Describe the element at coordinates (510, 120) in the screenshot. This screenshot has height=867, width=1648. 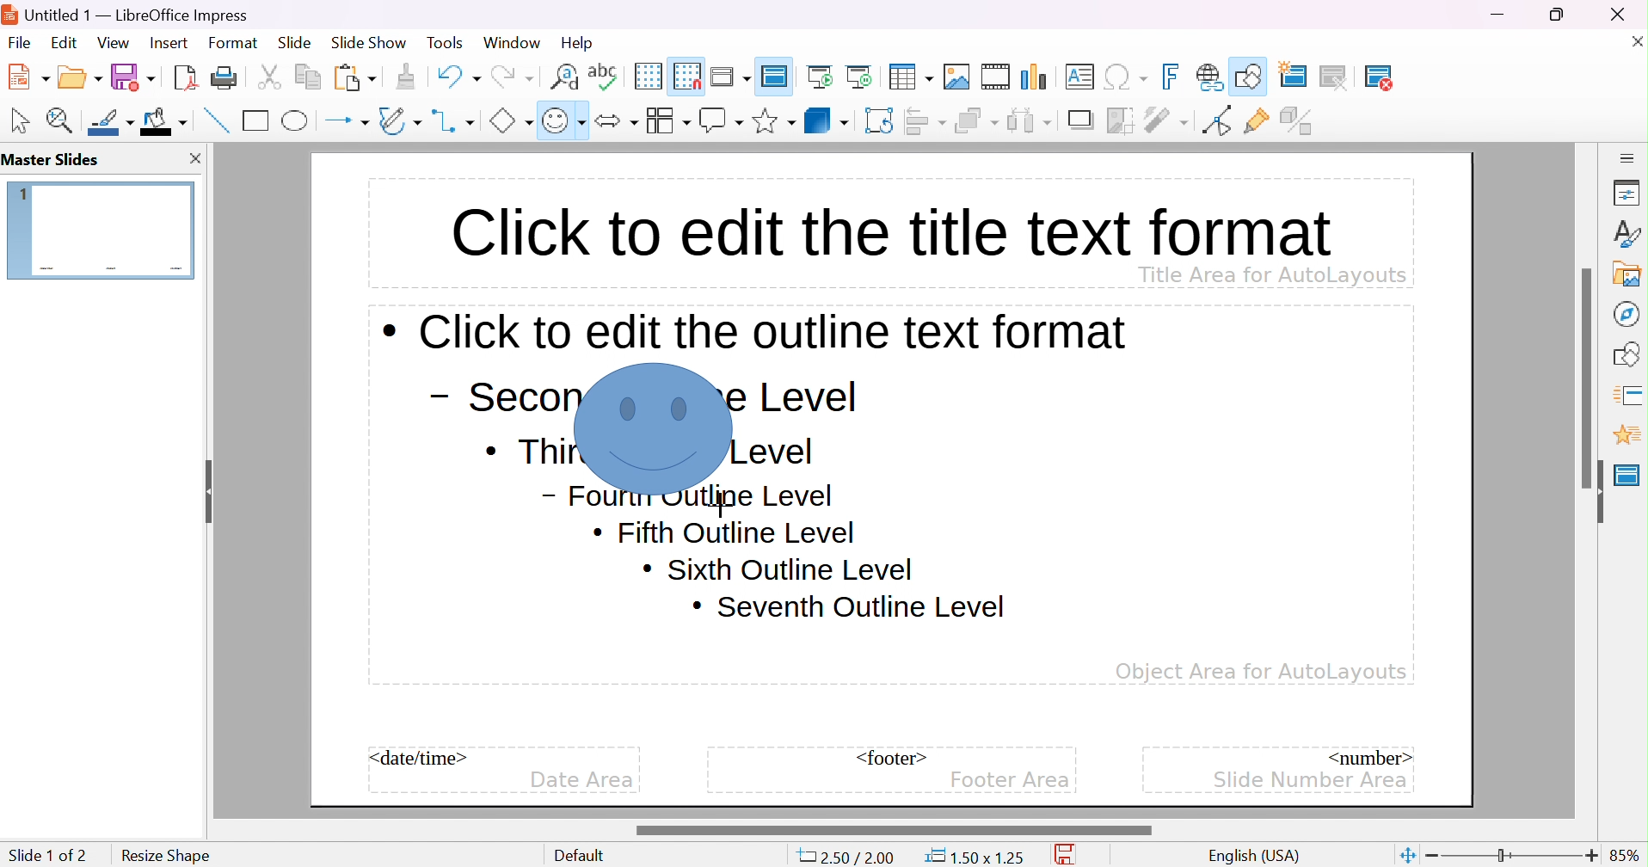
I see `basic shapes` at that location.